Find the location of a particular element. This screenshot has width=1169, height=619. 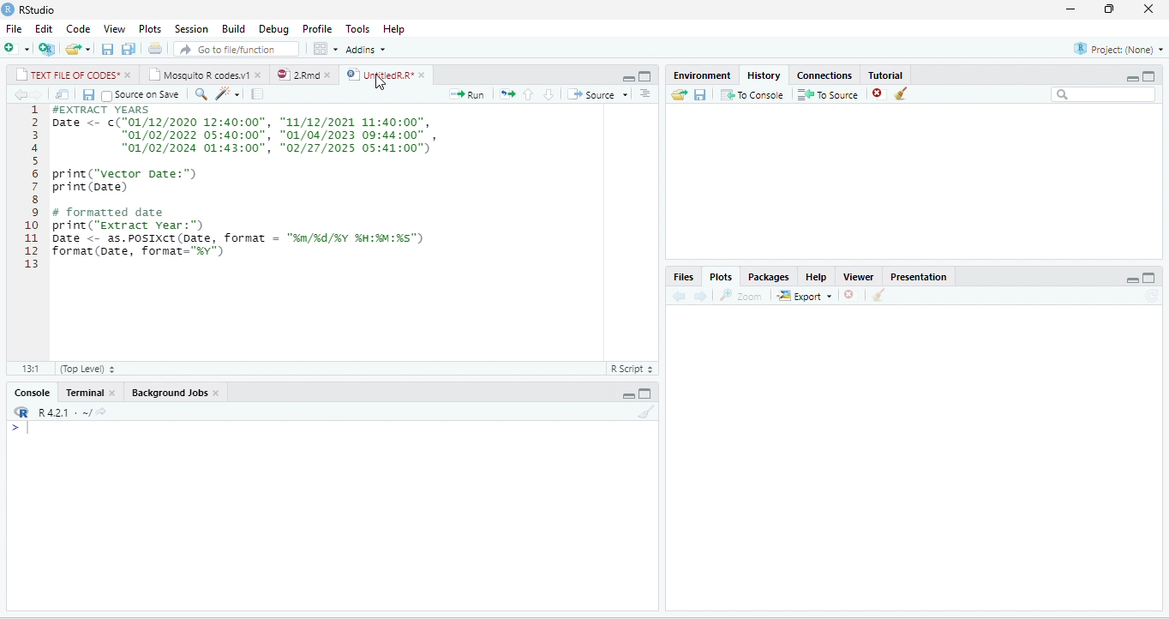

Tools is located at coordinates (359, 29).